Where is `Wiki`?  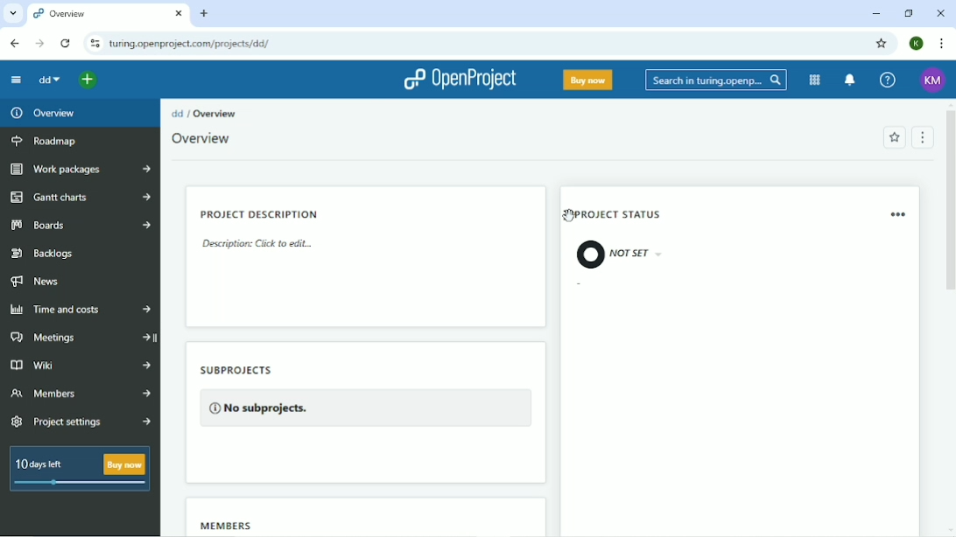 Wiki is located at coordinates (79, 366).